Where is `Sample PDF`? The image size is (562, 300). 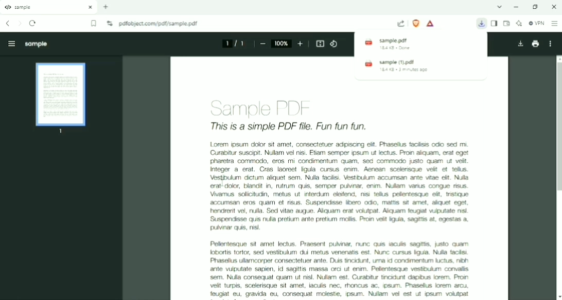 Sample PDF is located at coordinates (263, 105).